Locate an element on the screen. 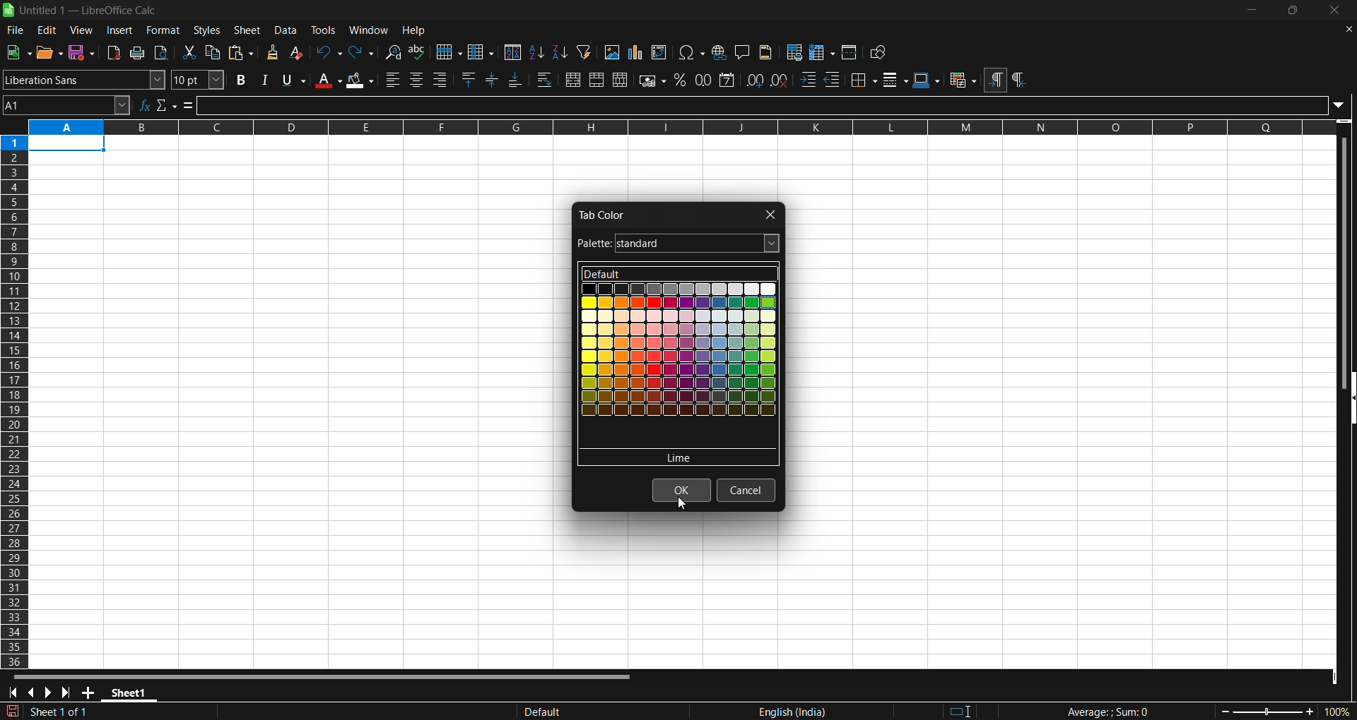 The image size is (1357, 720). font color is located at coordinates (328, 80).